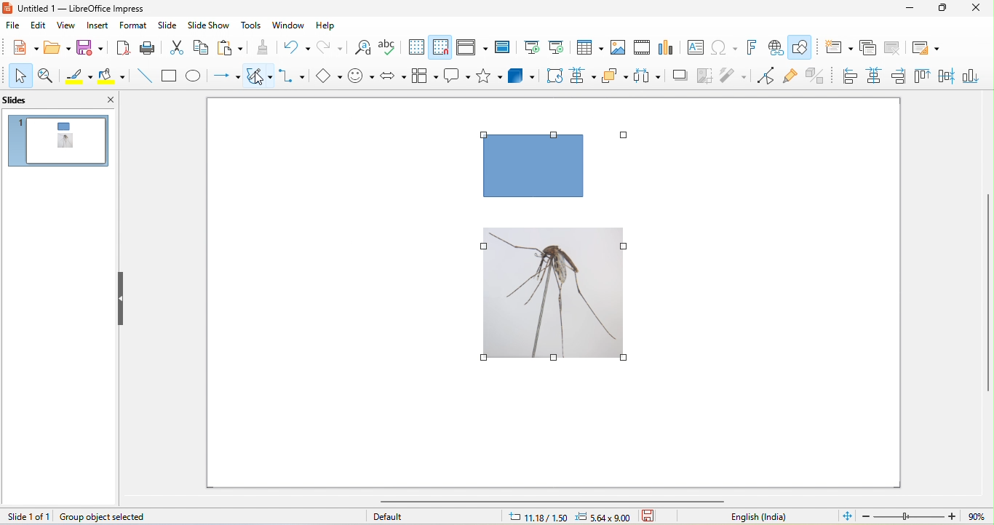 The width and height of the screenshot is (994, 525). What do you see at coordinates (443, 47) in the screenshot?
I see `snap to grid` at bounding box center [443, 47].